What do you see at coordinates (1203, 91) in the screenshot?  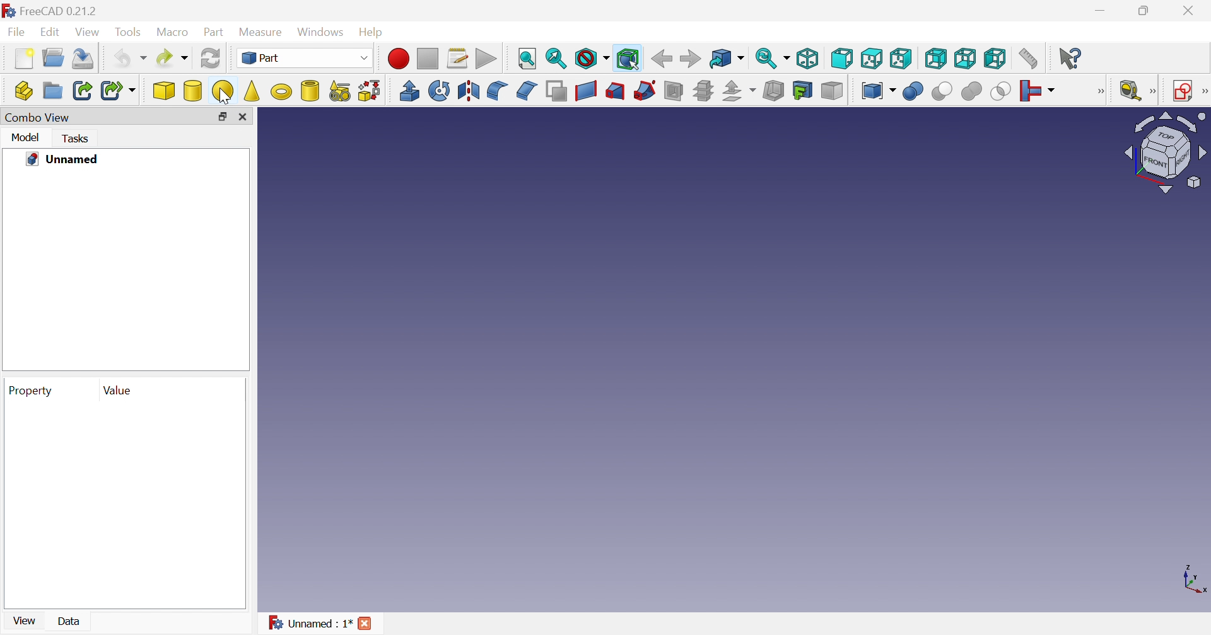 I see `[Sketcher]` at bounding box center [1203, 91].